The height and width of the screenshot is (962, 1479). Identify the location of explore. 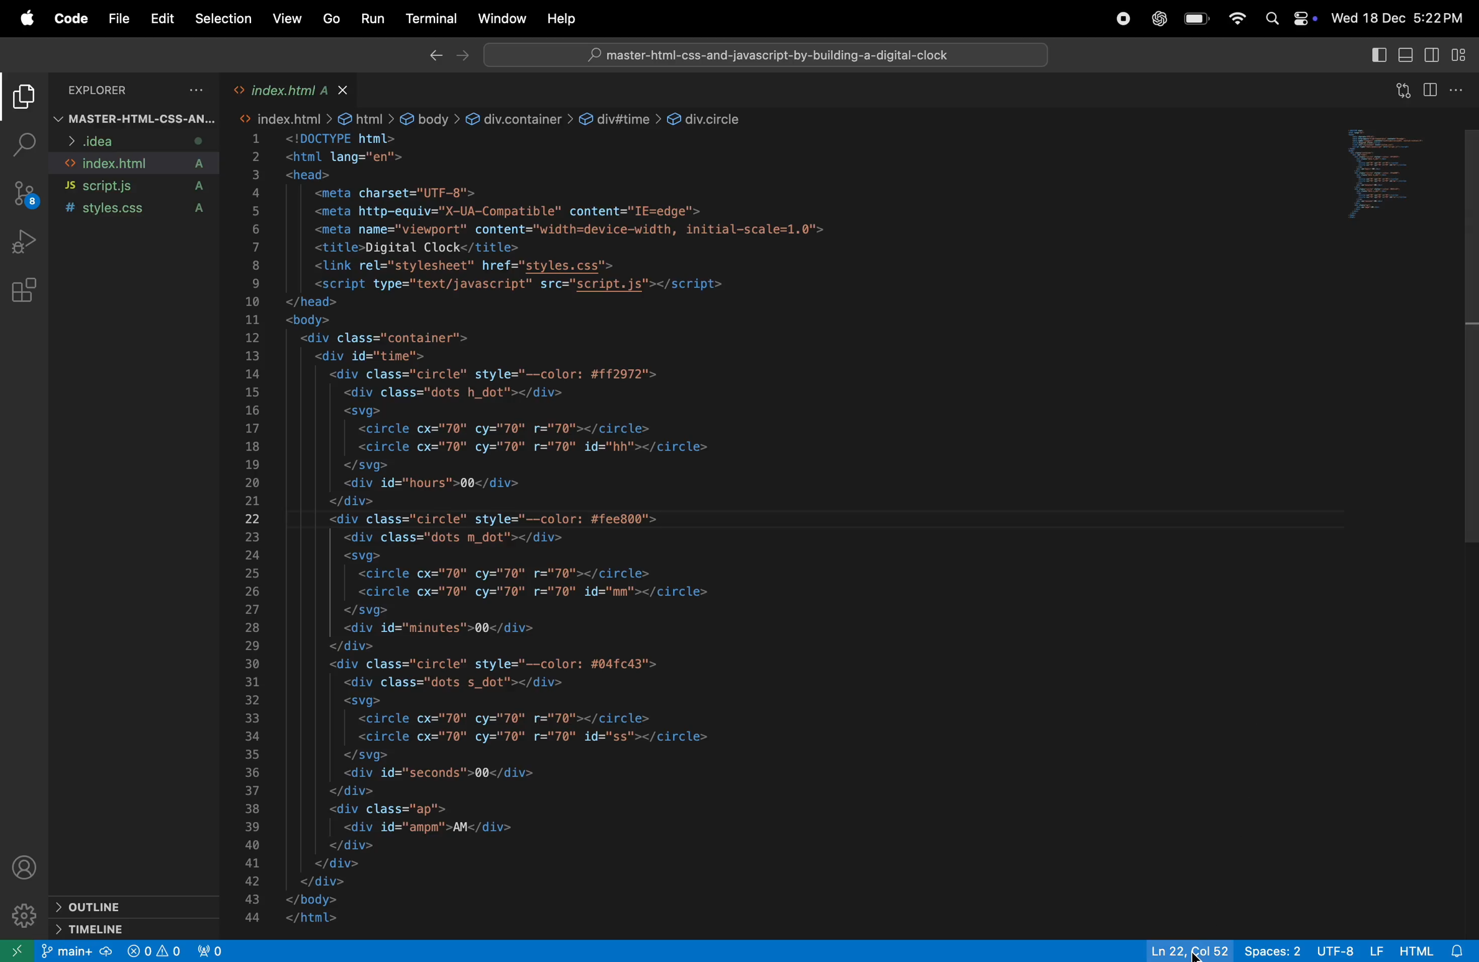
(25, 100).